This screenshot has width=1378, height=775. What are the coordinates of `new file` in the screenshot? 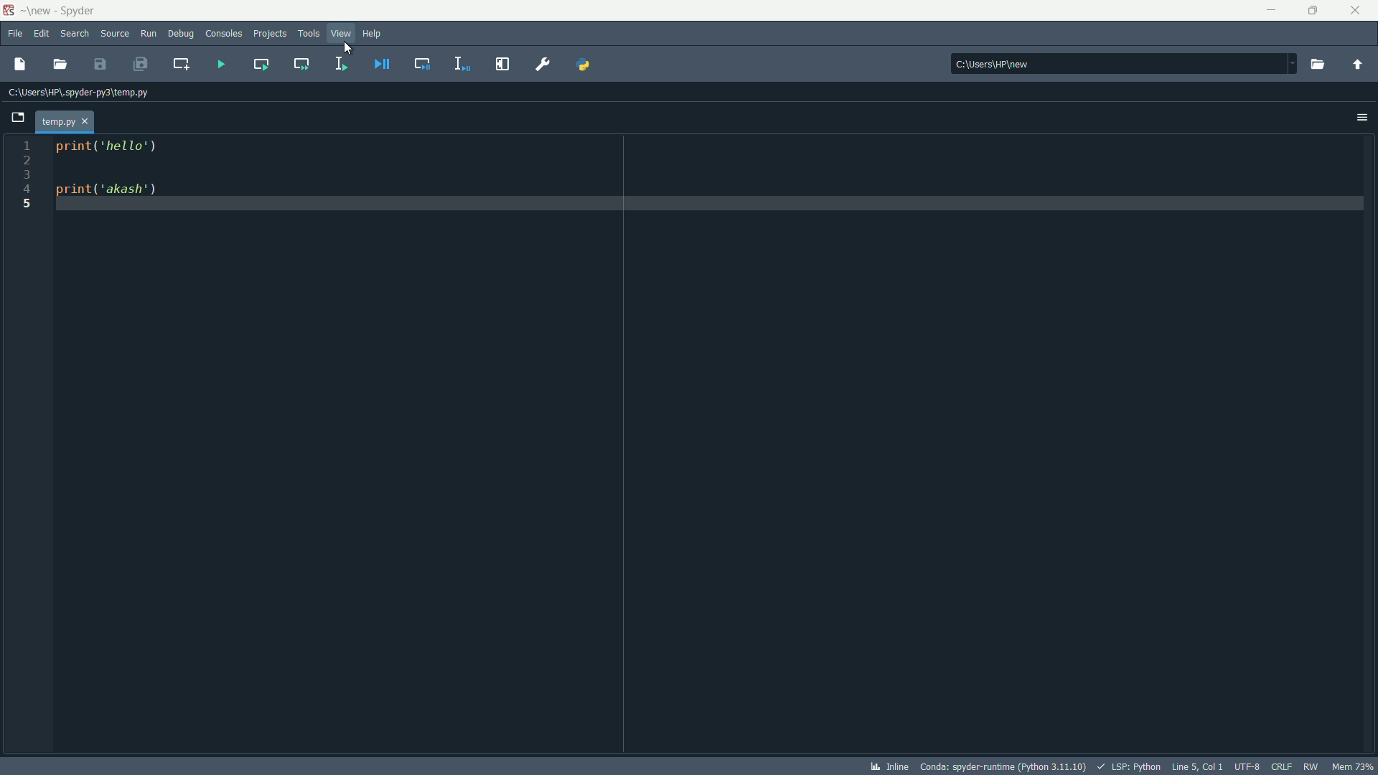 It's located at (20, 63).